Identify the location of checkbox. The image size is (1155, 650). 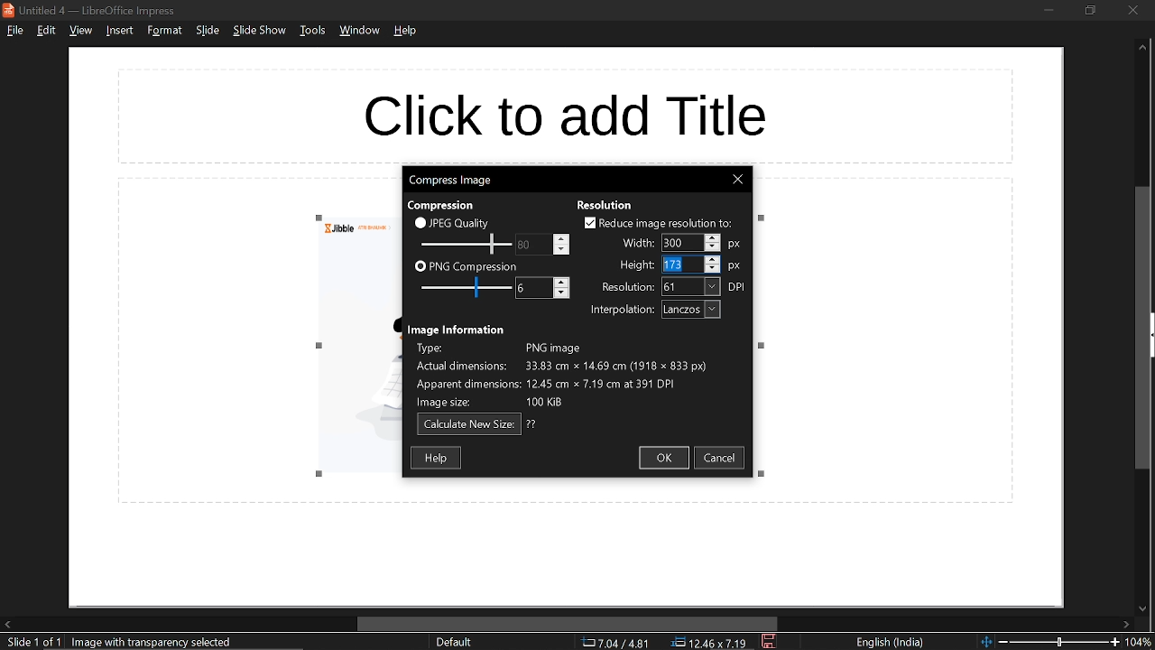
(420, 267).